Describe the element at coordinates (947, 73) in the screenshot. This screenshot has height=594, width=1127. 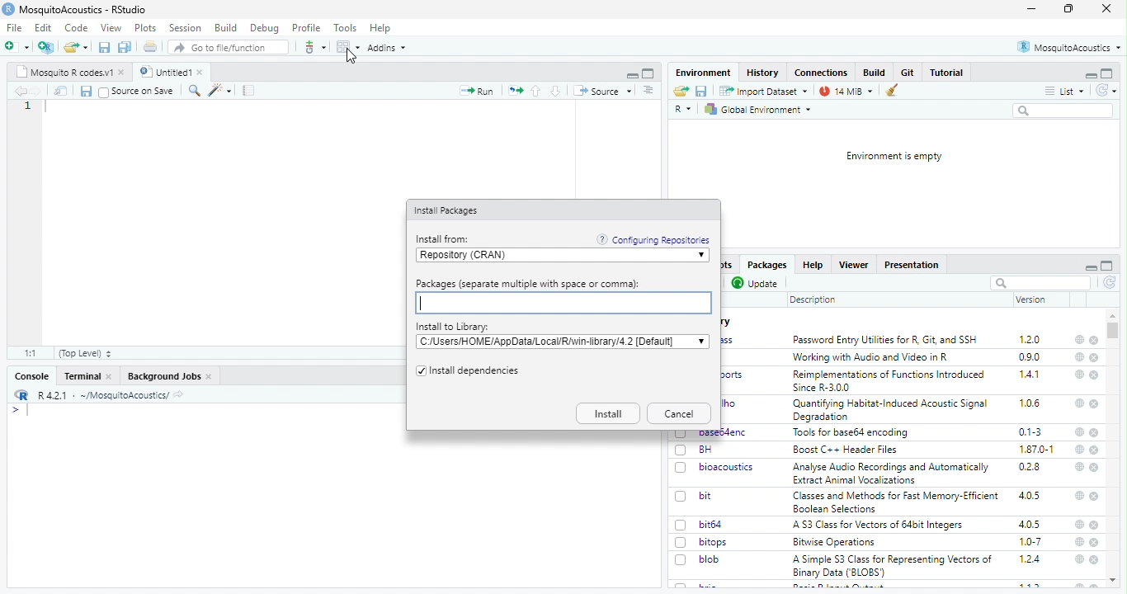
I see `Tutorial` at that location.